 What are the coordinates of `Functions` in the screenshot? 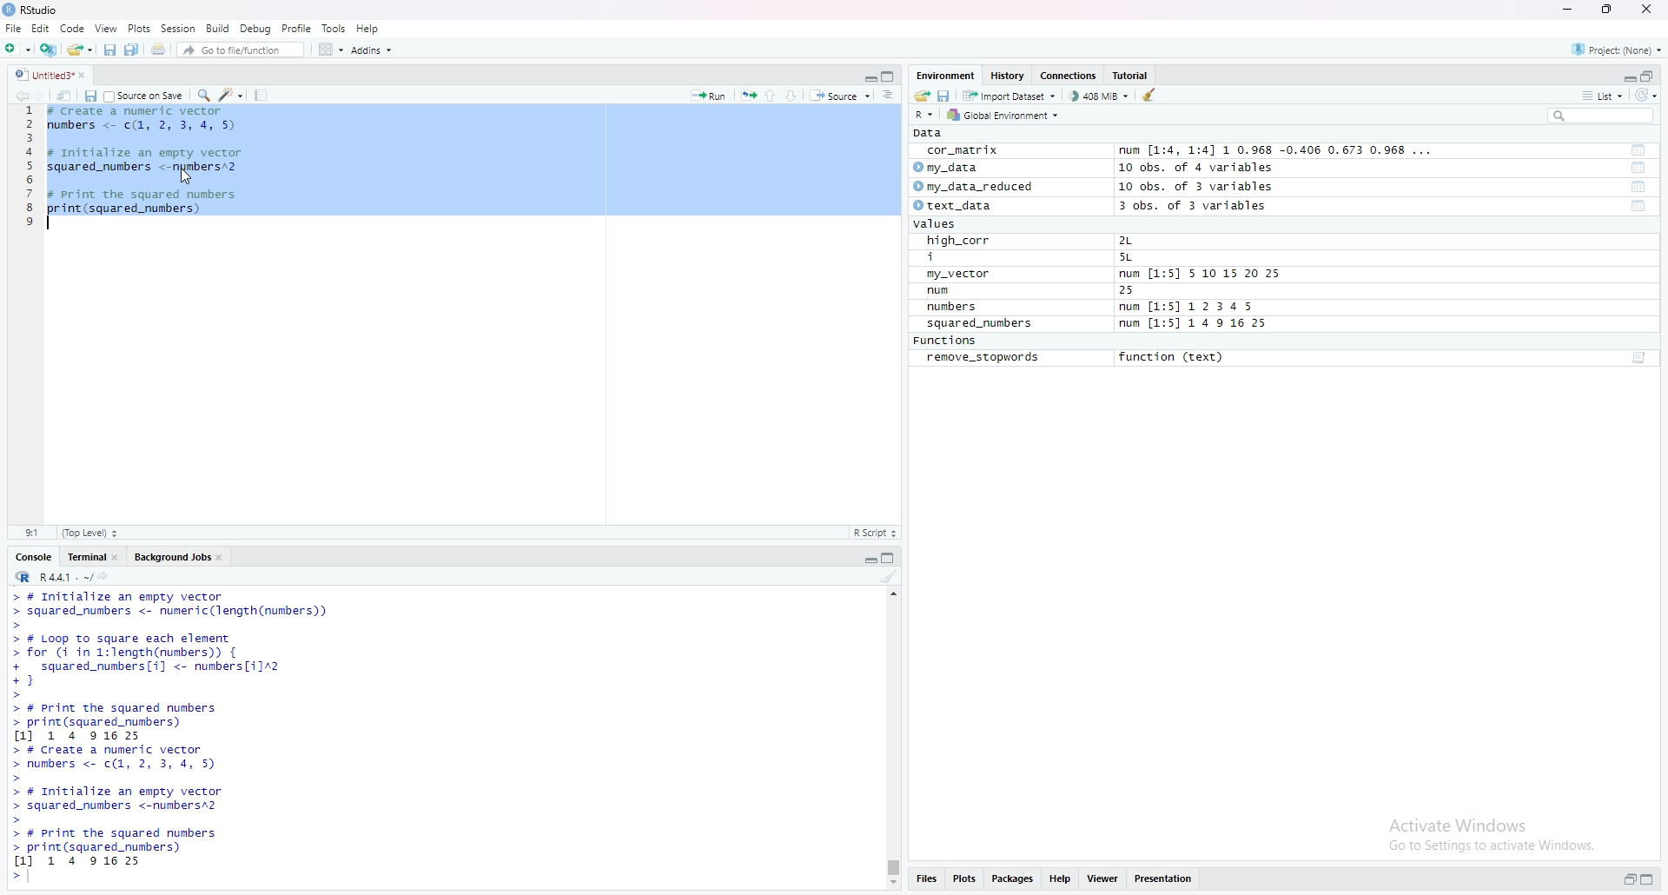 It's located at (948, 341).